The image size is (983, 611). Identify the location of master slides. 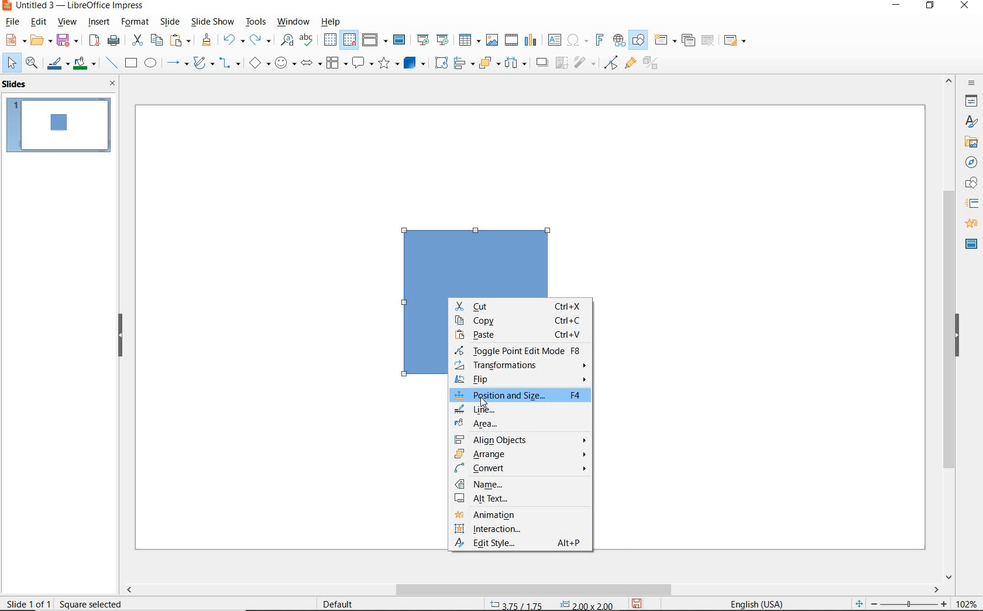
(969, 245).